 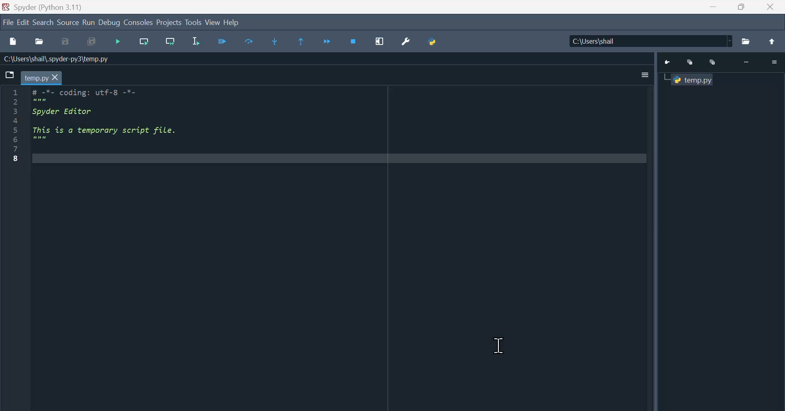 What do you see at coordinates (170, 42) in the screenshot?
I see `Run cell till next function` at bounding box center [170, 42].